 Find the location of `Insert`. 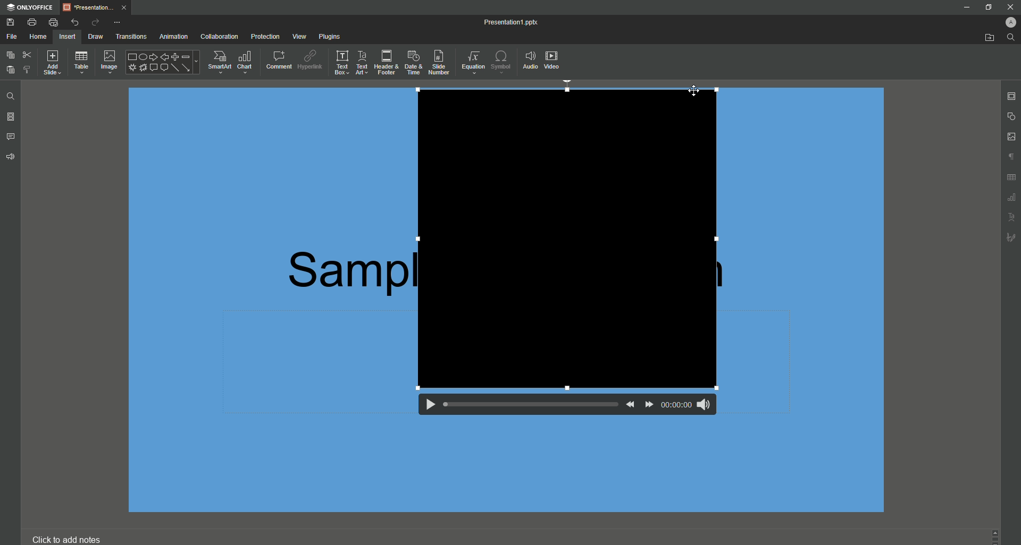

Insert is located at coordinates (66, 37).